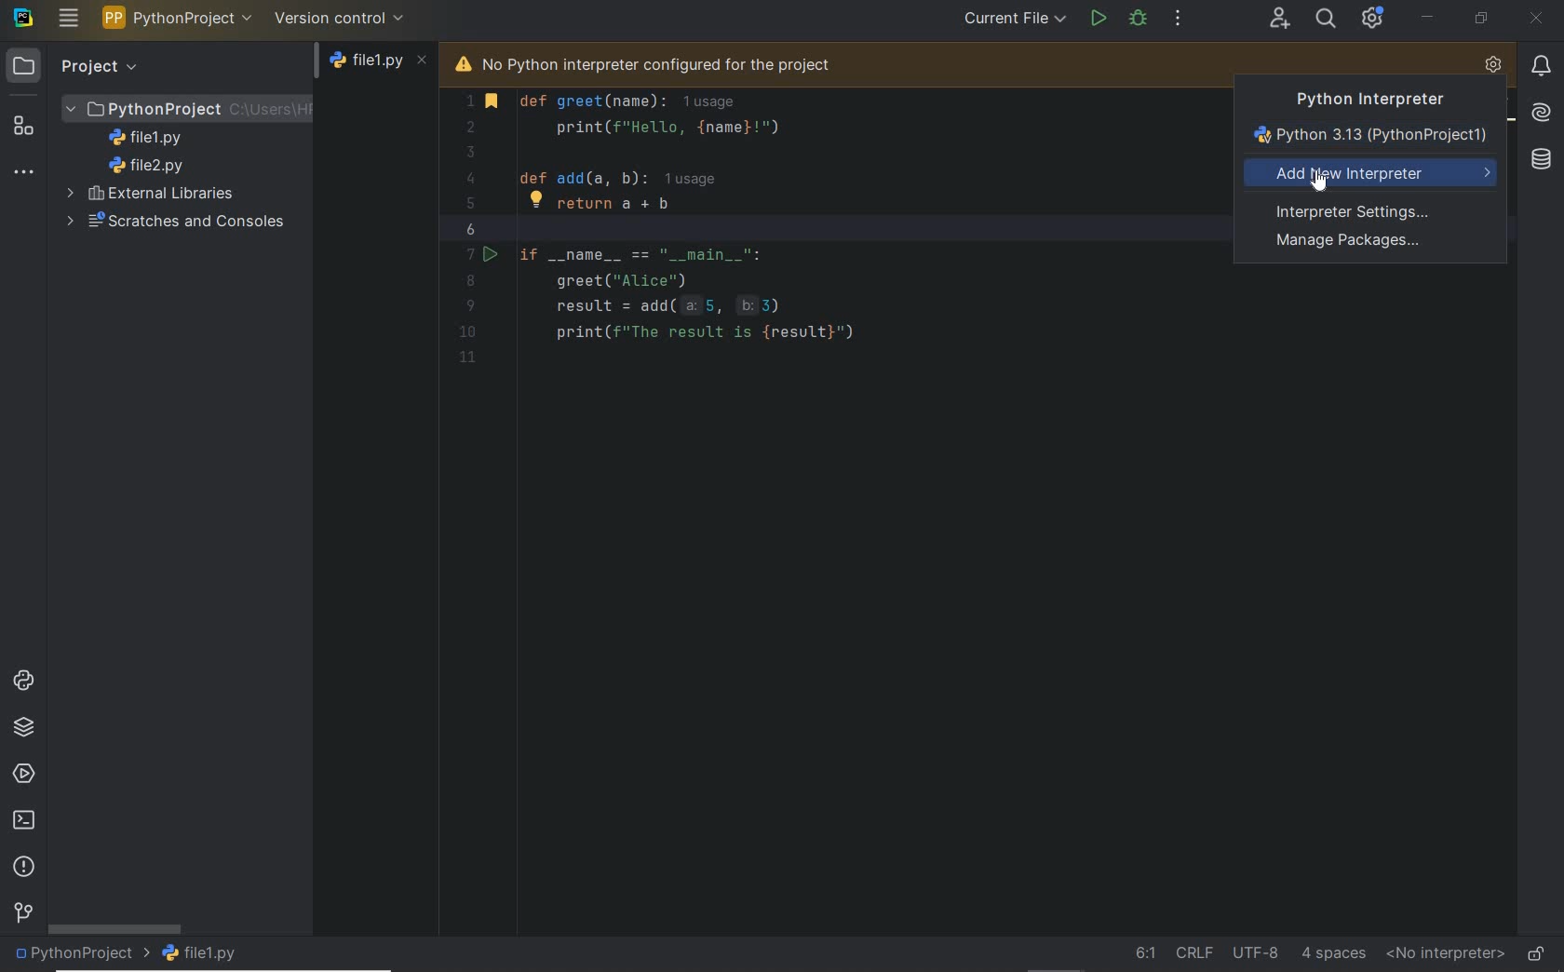 This screenshot has width=1564, height=972. I want to click on AI Assistant, so click(1539, 111).